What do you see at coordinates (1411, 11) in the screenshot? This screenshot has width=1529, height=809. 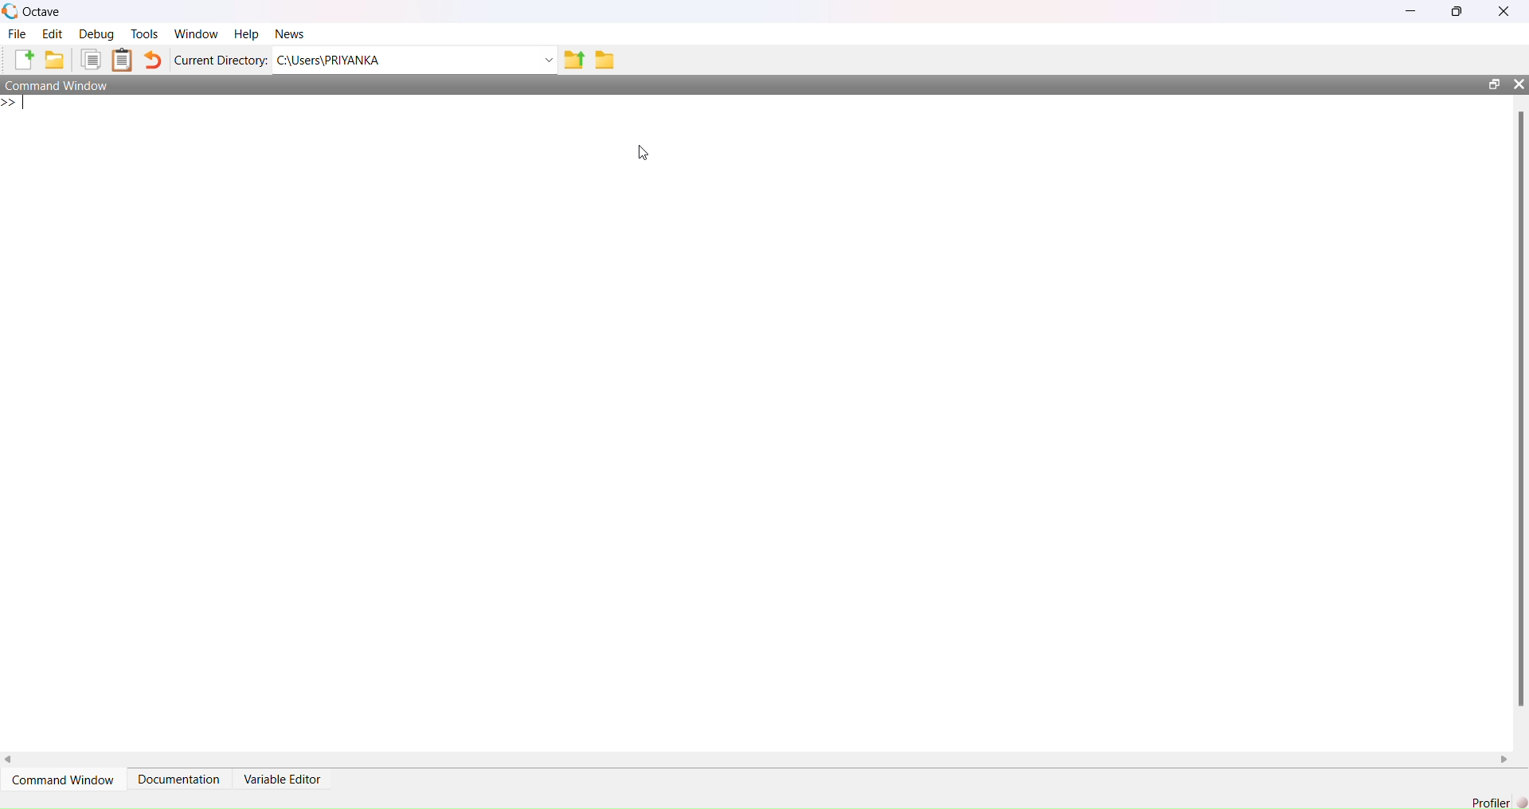 I see `minimize` at bounding box center [1411, 11].